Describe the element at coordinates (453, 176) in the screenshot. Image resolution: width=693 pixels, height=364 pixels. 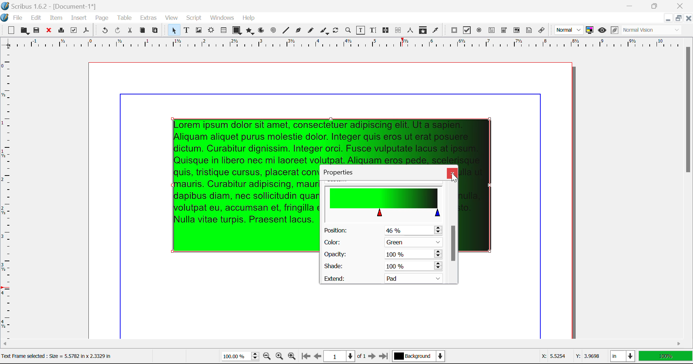
I see `Cursor on Close` at that location.